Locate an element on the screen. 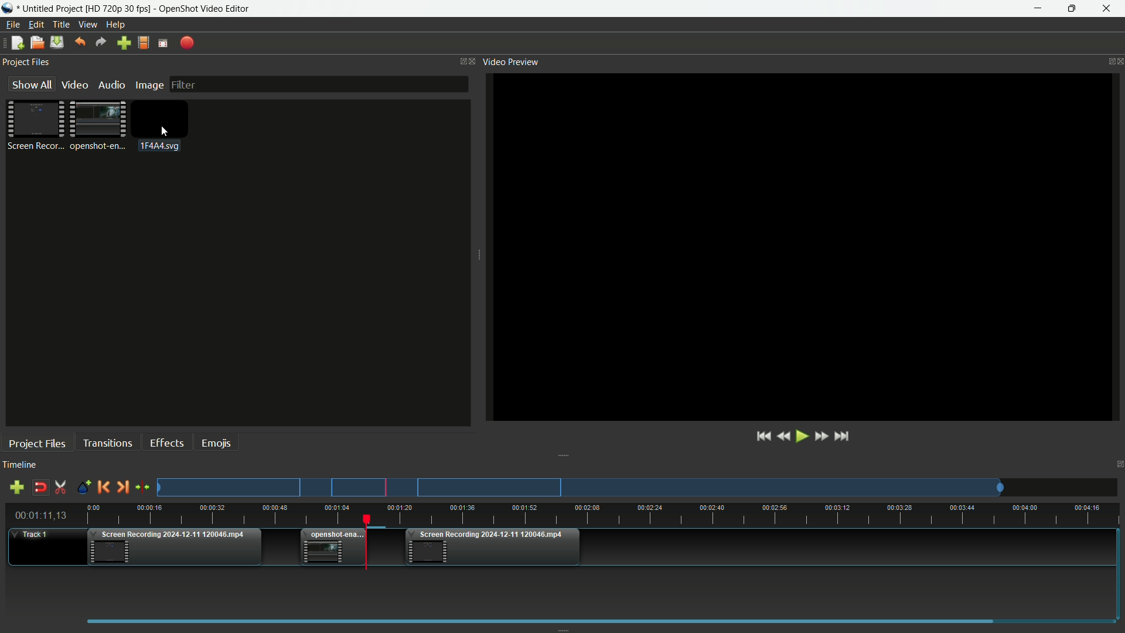 The width and height of the screenshot is (1125, 633). close video preview is located at coordinates (1118, 60).